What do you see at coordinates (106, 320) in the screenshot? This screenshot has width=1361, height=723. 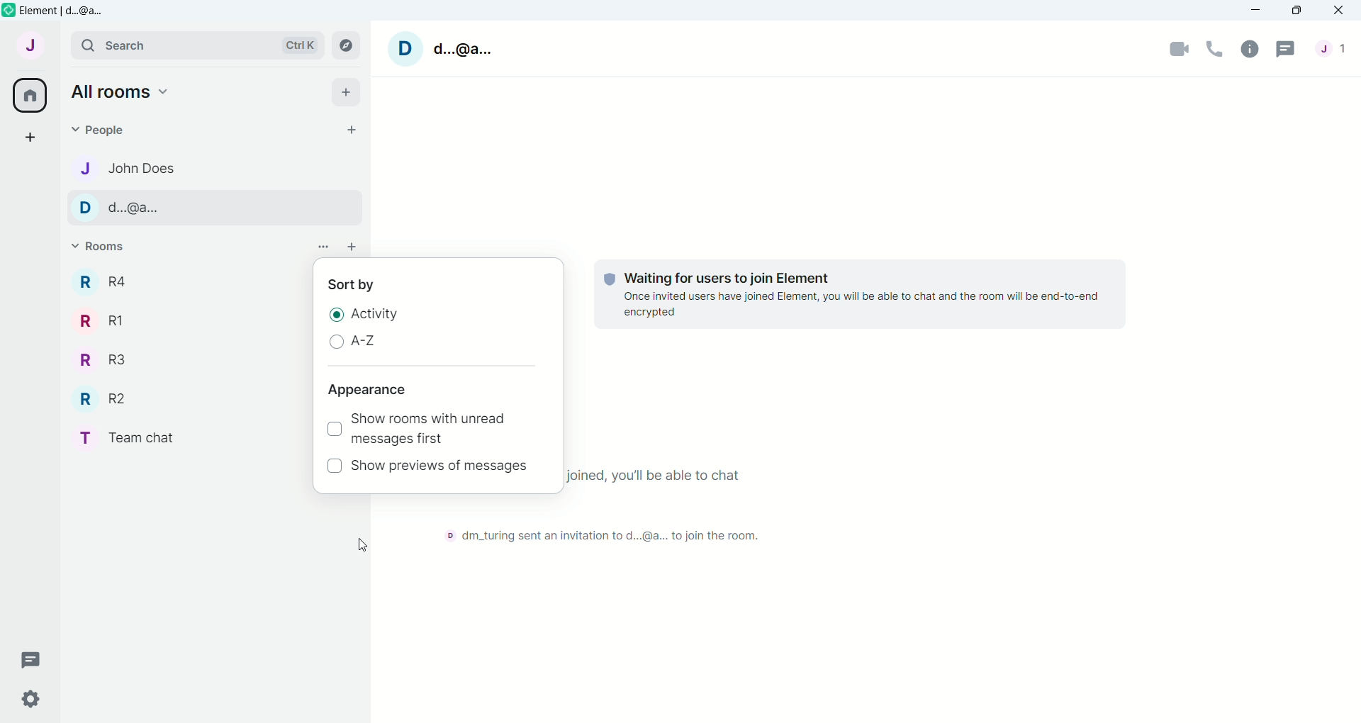 I see `Room R1` at bounding box center [106, 320].